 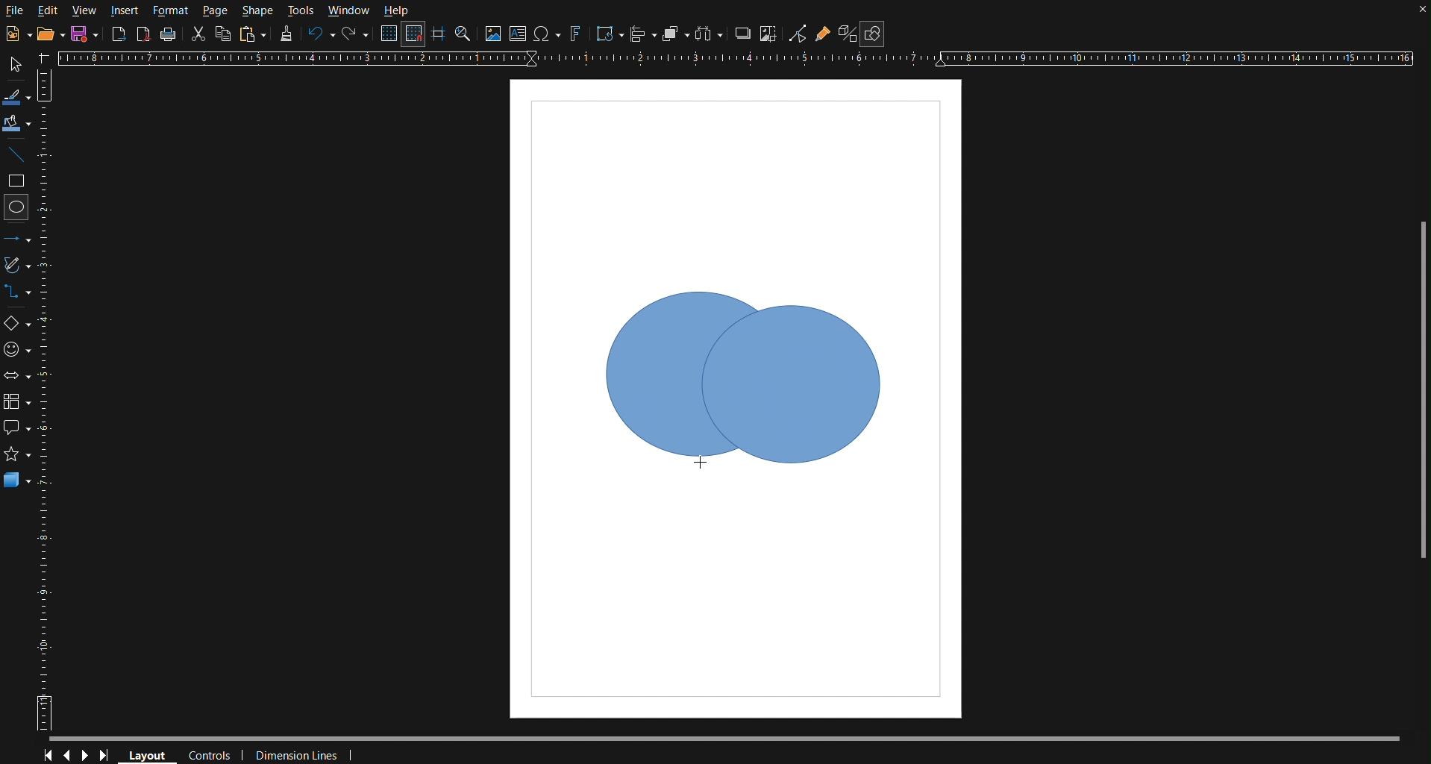 What do you see at coordinates (321, 37) in the screenshot?
I see `Undo` at bounding box center [321, 37].